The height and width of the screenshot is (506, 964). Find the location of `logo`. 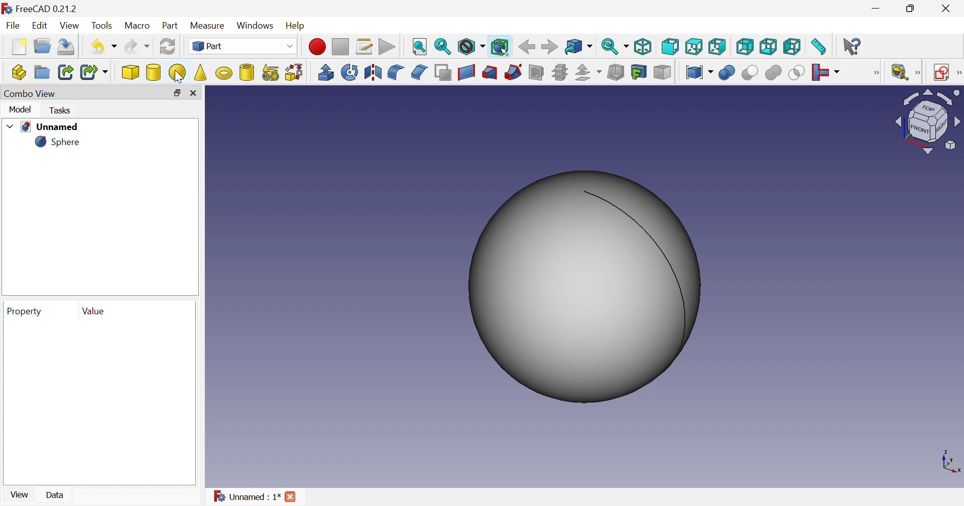

logo is located at coordinates (6, 8).